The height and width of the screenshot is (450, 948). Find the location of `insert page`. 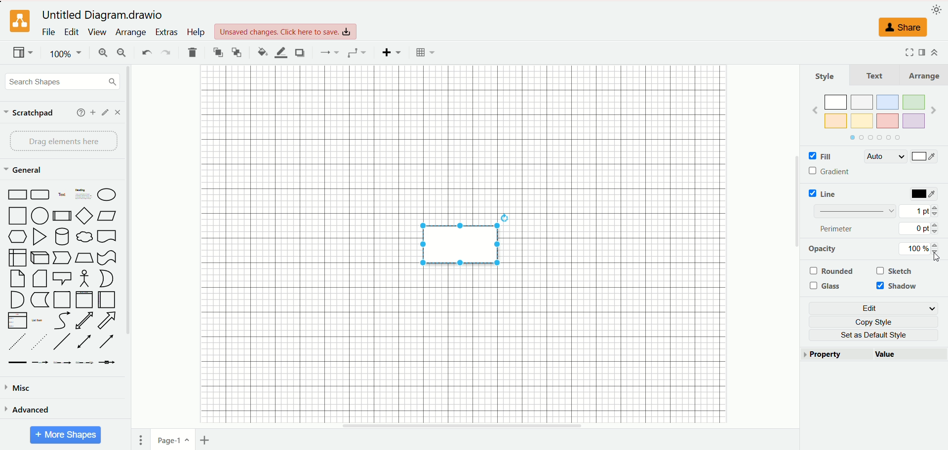

insert page is located at coordinates (207, 440).